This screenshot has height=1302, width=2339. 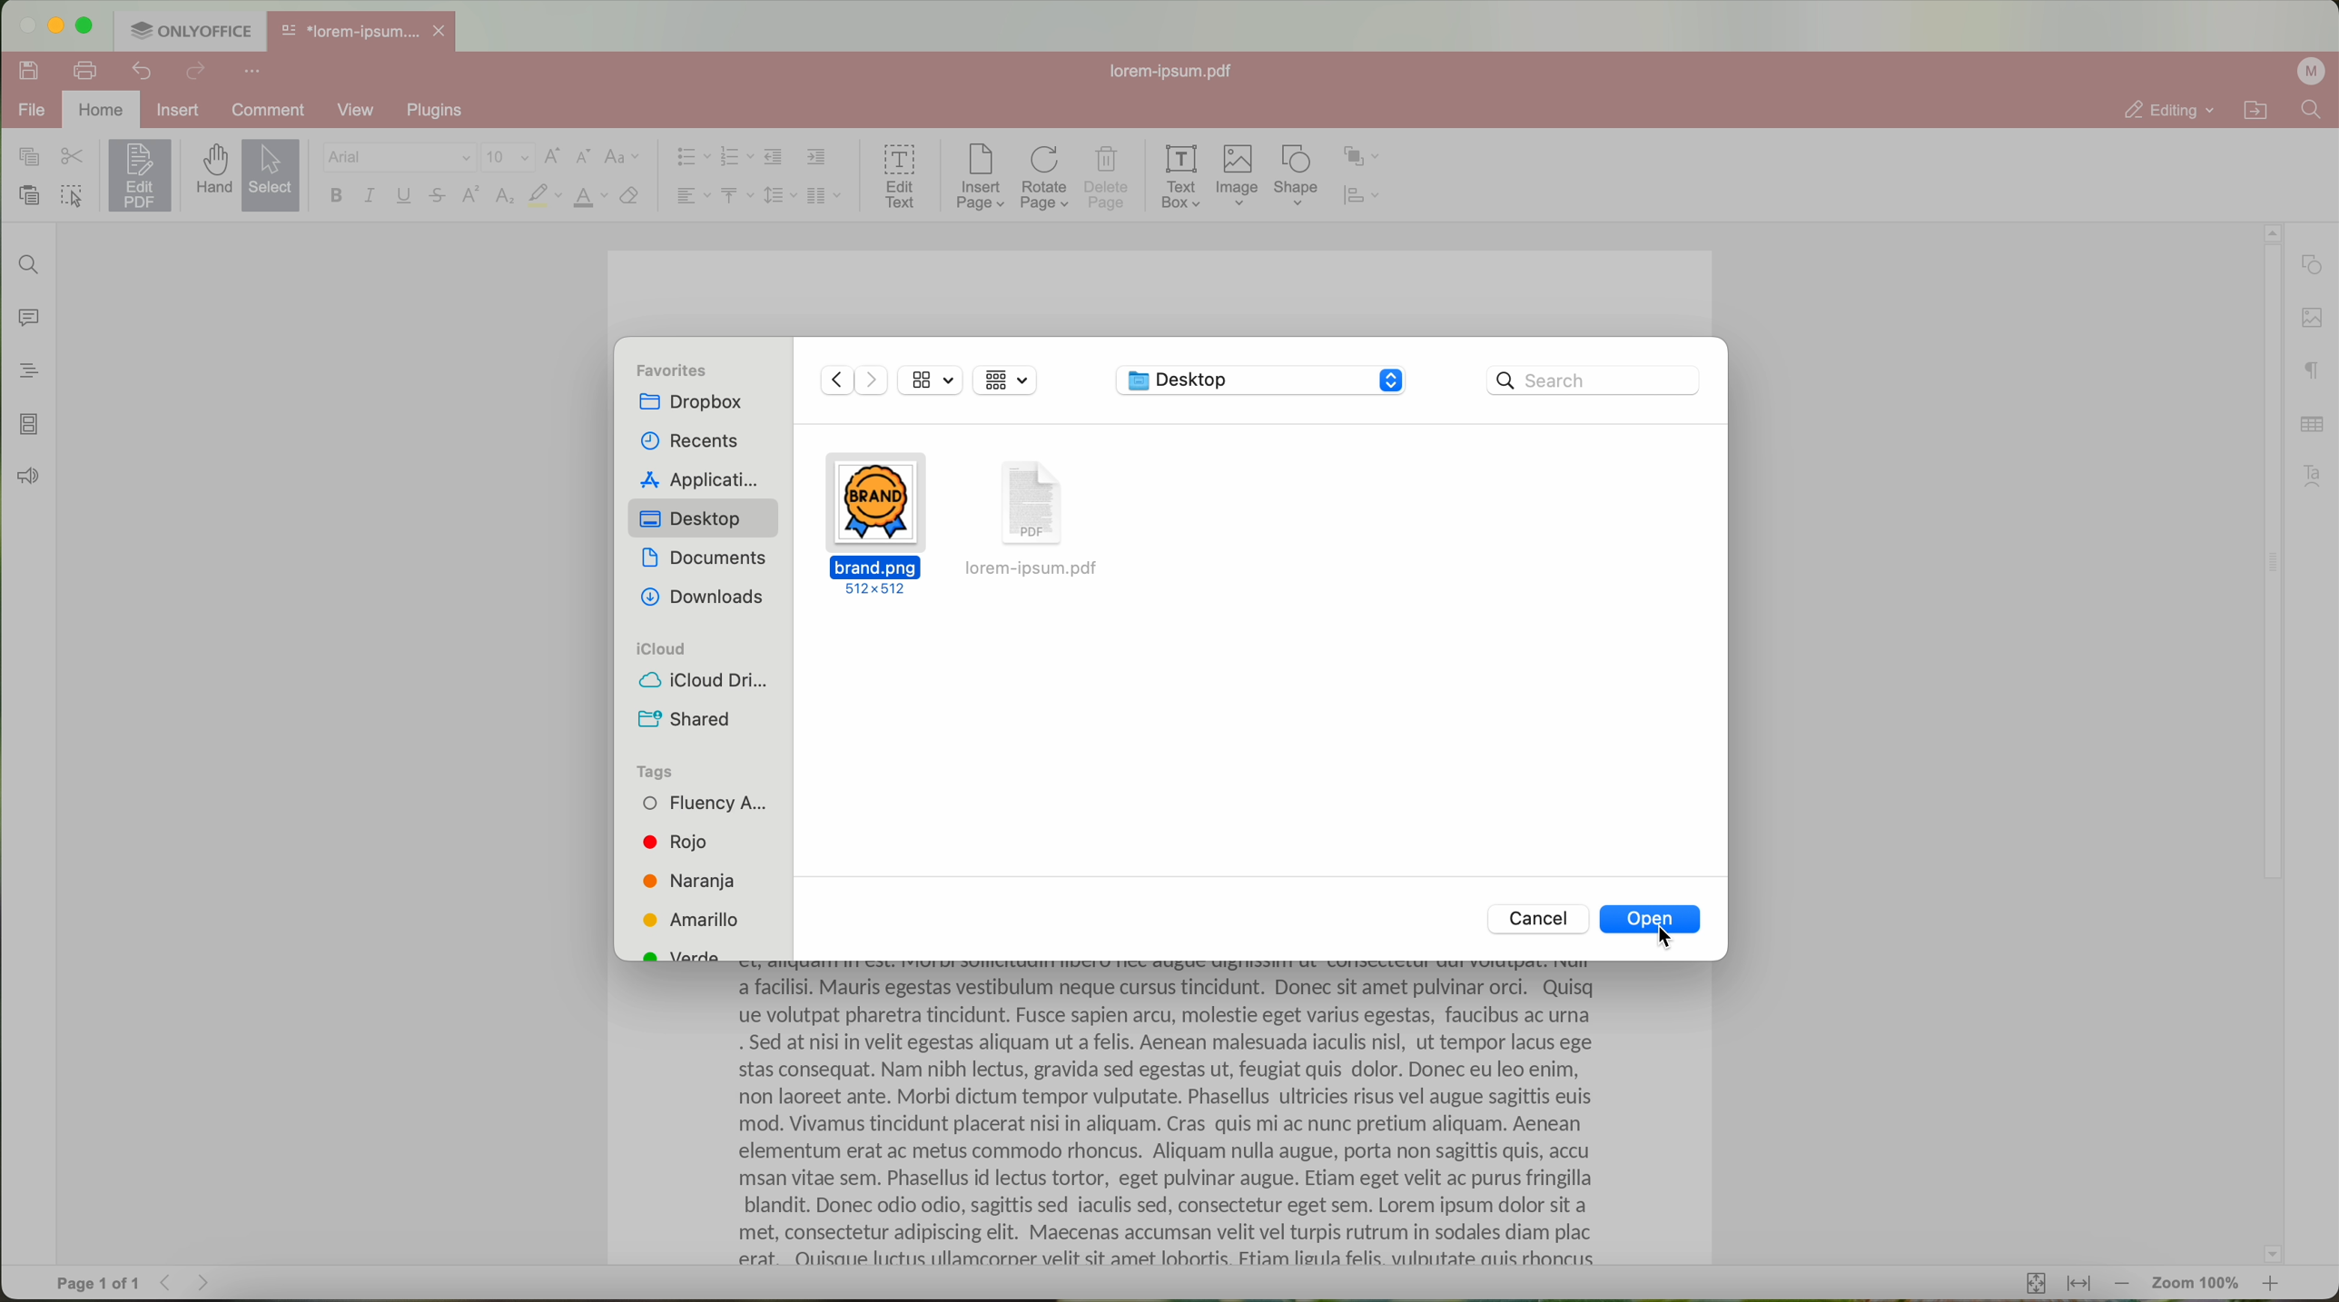 I want to click on downloads, so click(x=702, y=597).